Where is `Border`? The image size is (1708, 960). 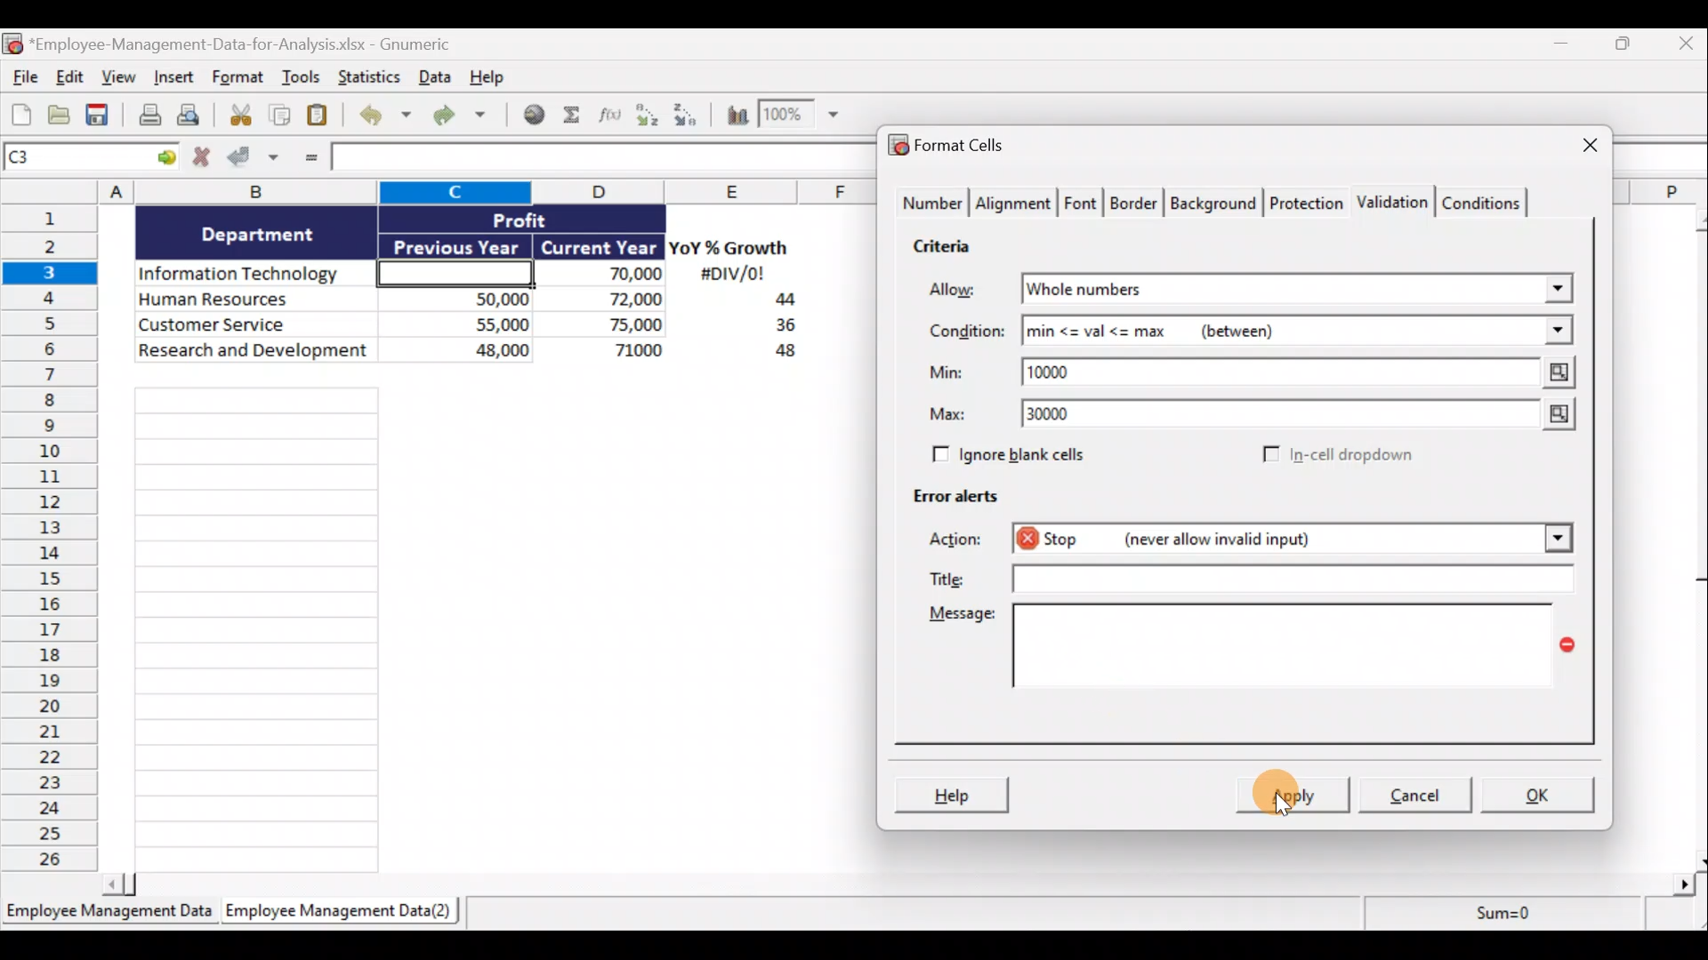
Border is located at coordinates (1136, 204).